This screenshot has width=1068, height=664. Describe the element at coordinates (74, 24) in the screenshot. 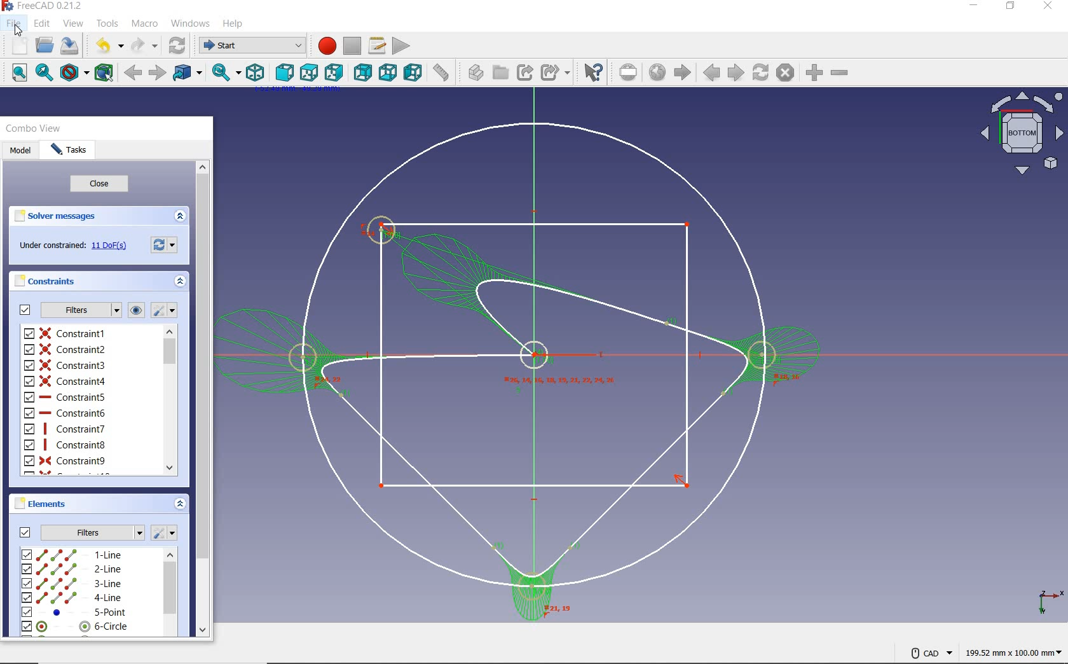

I see `view` at that location.